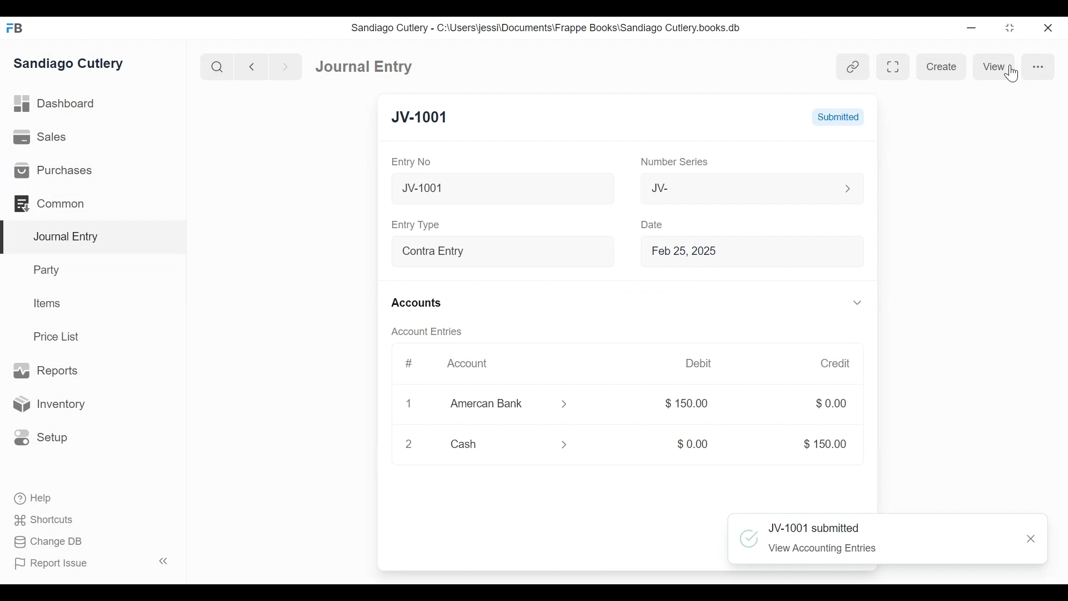 The width and height of the screenshot is (1068, 601). What do you see at coordinates (828, 403) in the screenshot?
I see `$0.00` at bounding box center [828, 403].